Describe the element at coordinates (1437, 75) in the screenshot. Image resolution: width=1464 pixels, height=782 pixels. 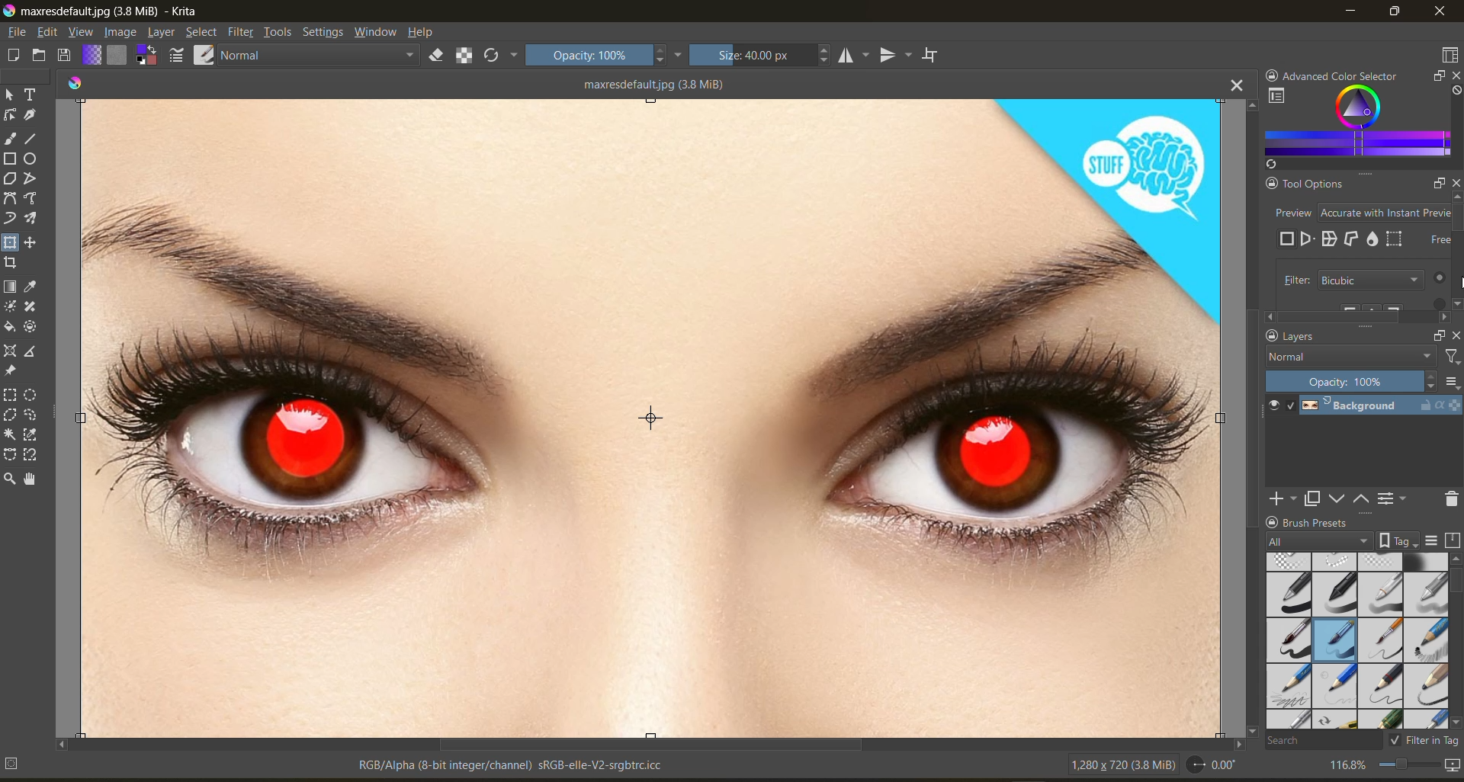
I see `float docker` at that location.